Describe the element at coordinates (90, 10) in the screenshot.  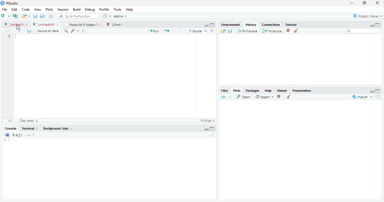
I see `Debug` at that location.